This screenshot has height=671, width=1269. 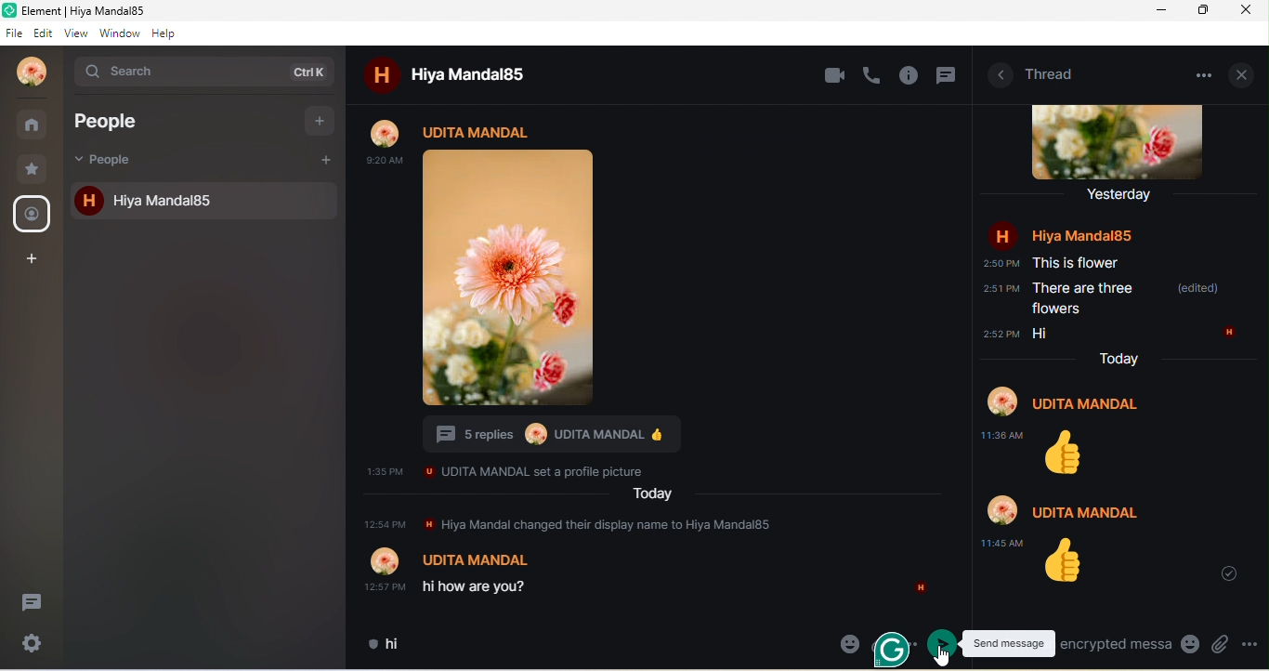 I want to click on edit, so click(x=44, y=33).